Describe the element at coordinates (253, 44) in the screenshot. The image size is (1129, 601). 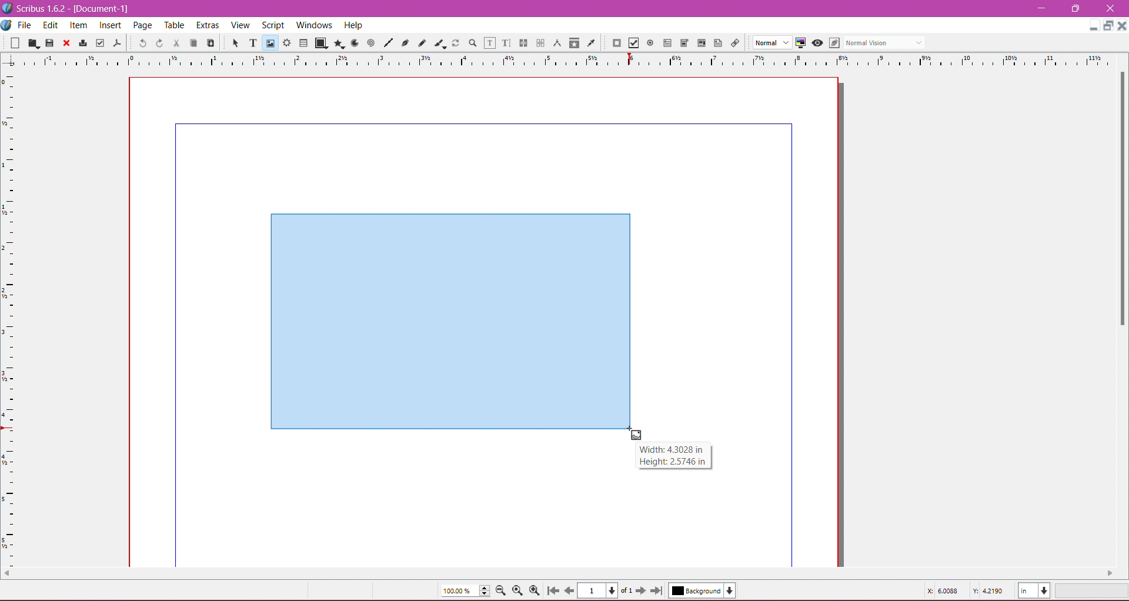
I see `Text Frame` at that location.